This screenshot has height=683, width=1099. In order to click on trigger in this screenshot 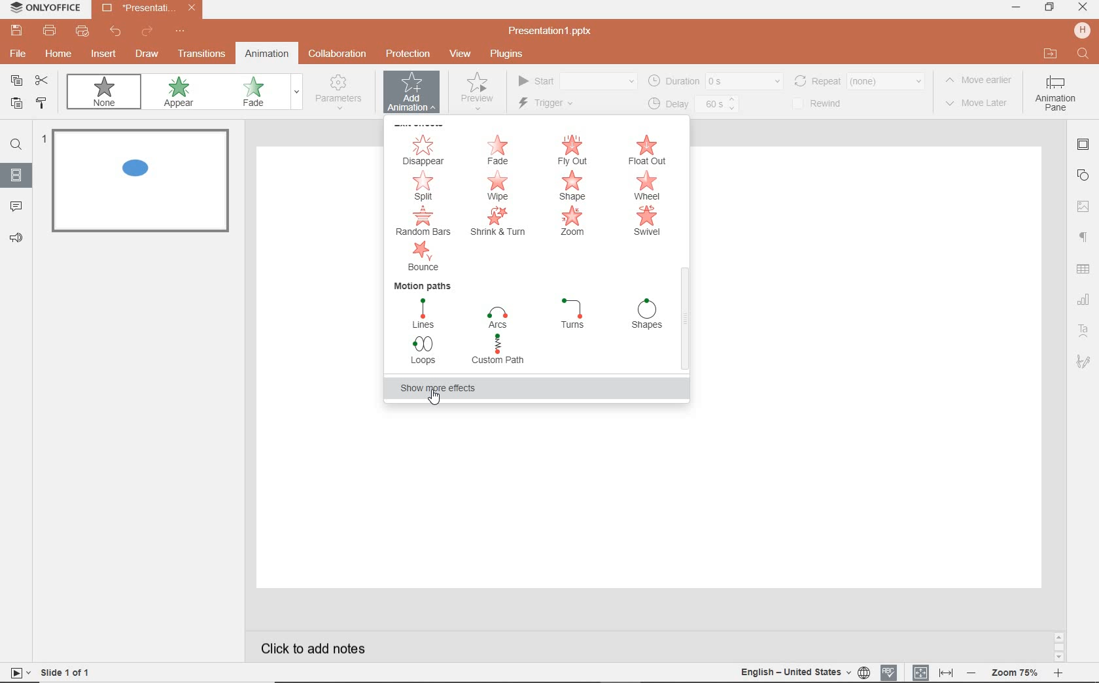, I will do `click(563, 105)`.